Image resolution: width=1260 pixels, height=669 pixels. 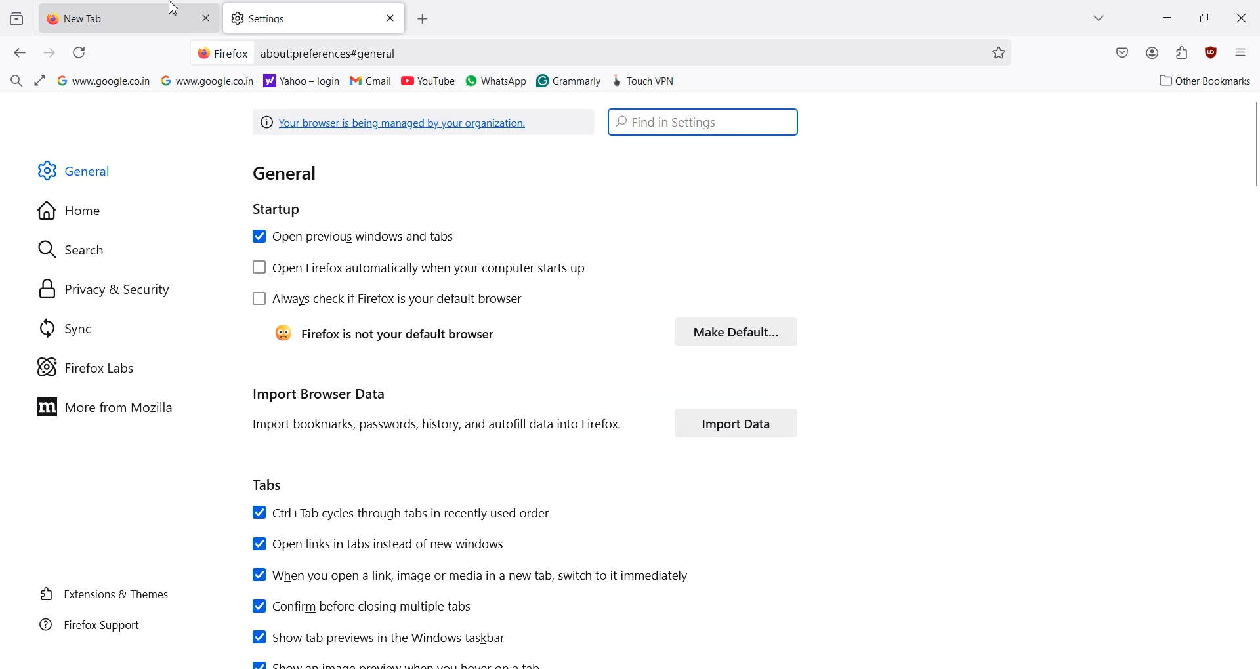 What do you see at coordinates (205, 18) in the screenshot?
I see `Close Tab` at bounding box center [205, 18].